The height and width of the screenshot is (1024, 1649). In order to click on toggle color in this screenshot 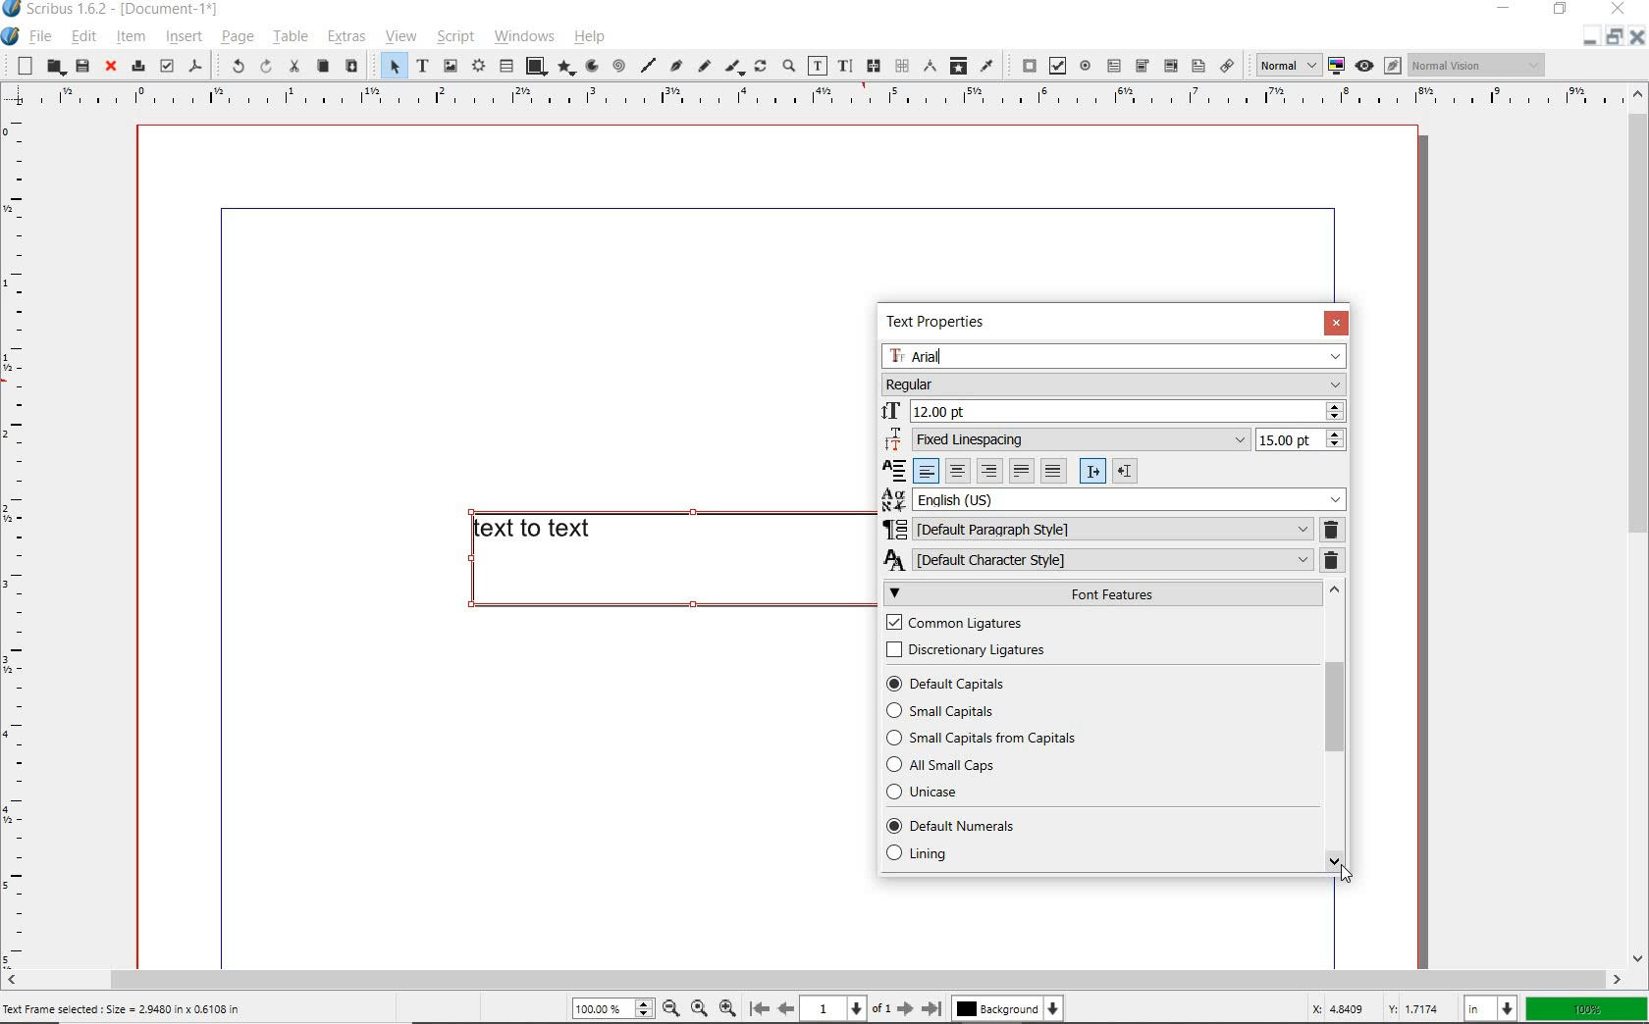, I will do `click(1337, 67)`.